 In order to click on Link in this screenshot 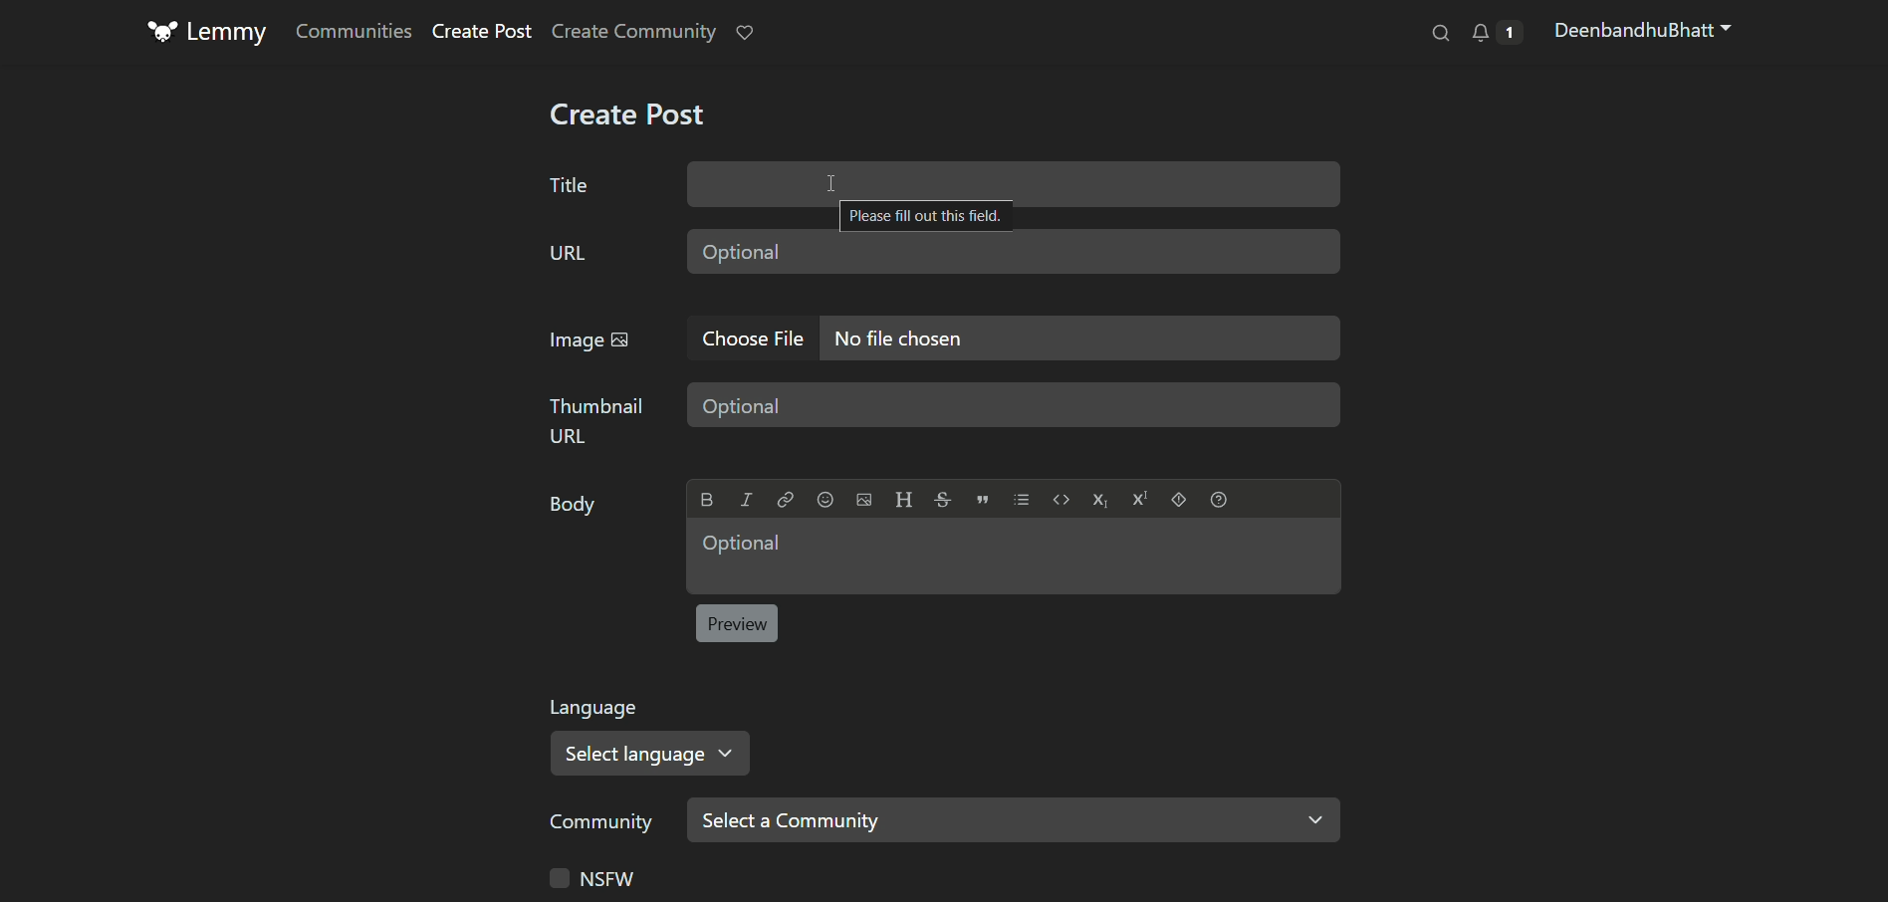, I will do `click(785, 500)`.